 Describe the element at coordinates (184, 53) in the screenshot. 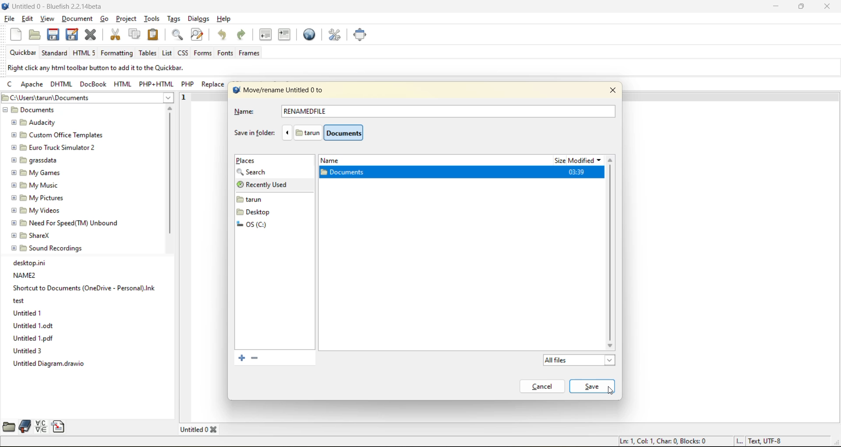

I see `css` at that location.